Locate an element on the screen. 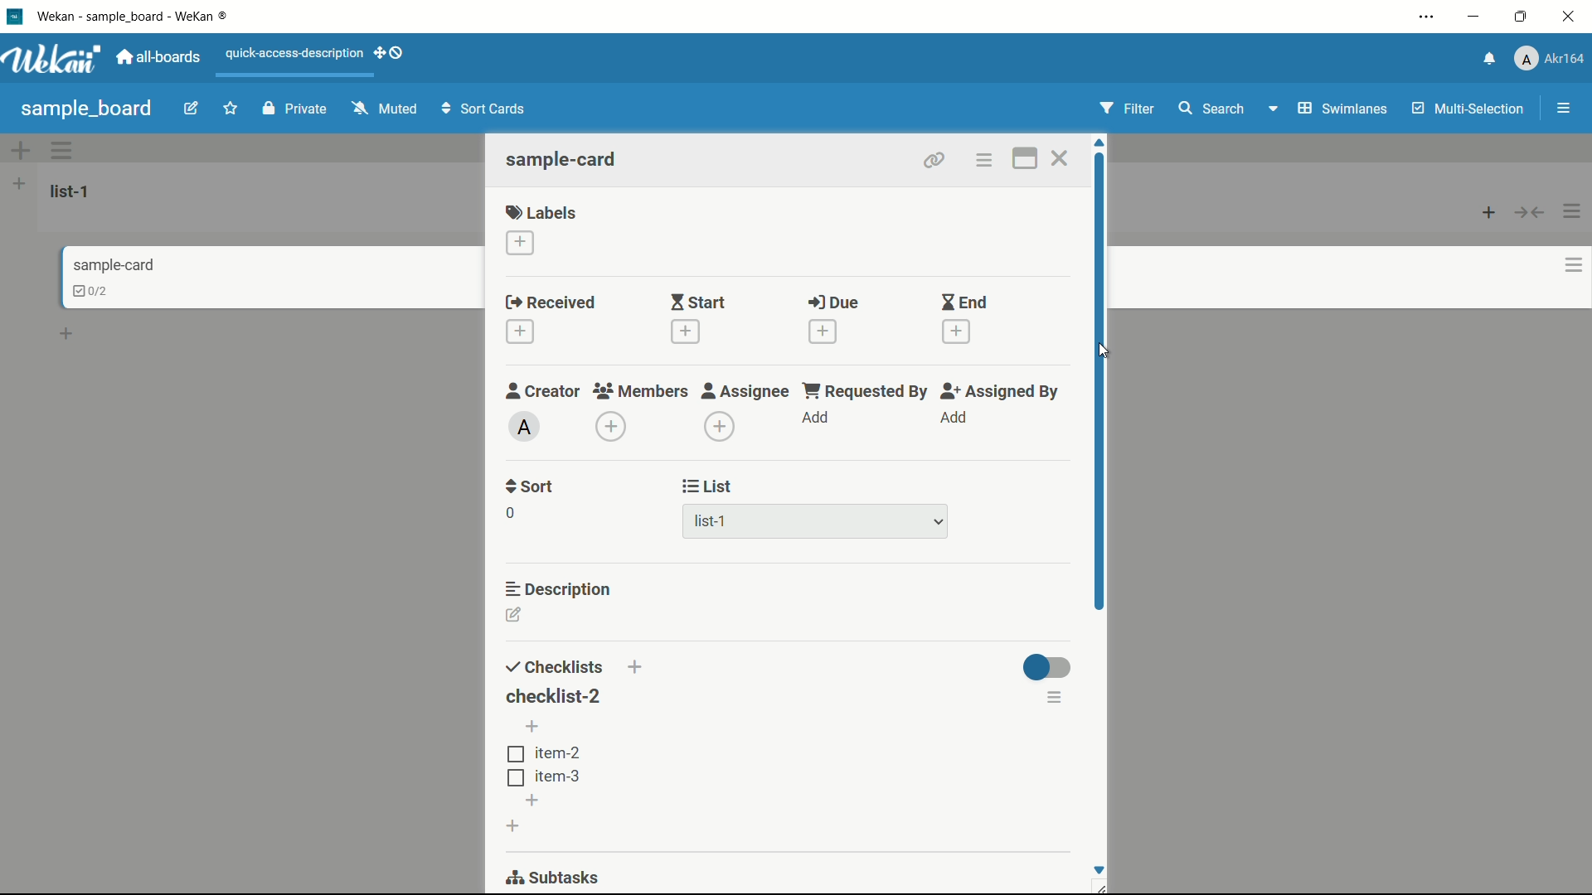 This screenshot has height=895, width=1592. app logo is located at coordinates (57, 60).